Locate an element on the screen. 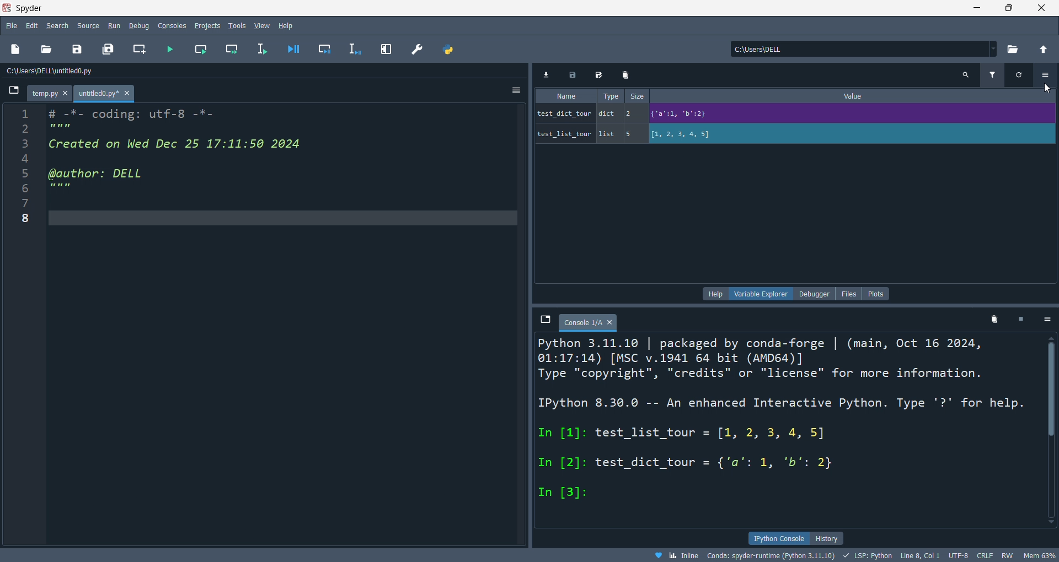 The image size is (1059, 562). options is located at coordinates (1046, 77).